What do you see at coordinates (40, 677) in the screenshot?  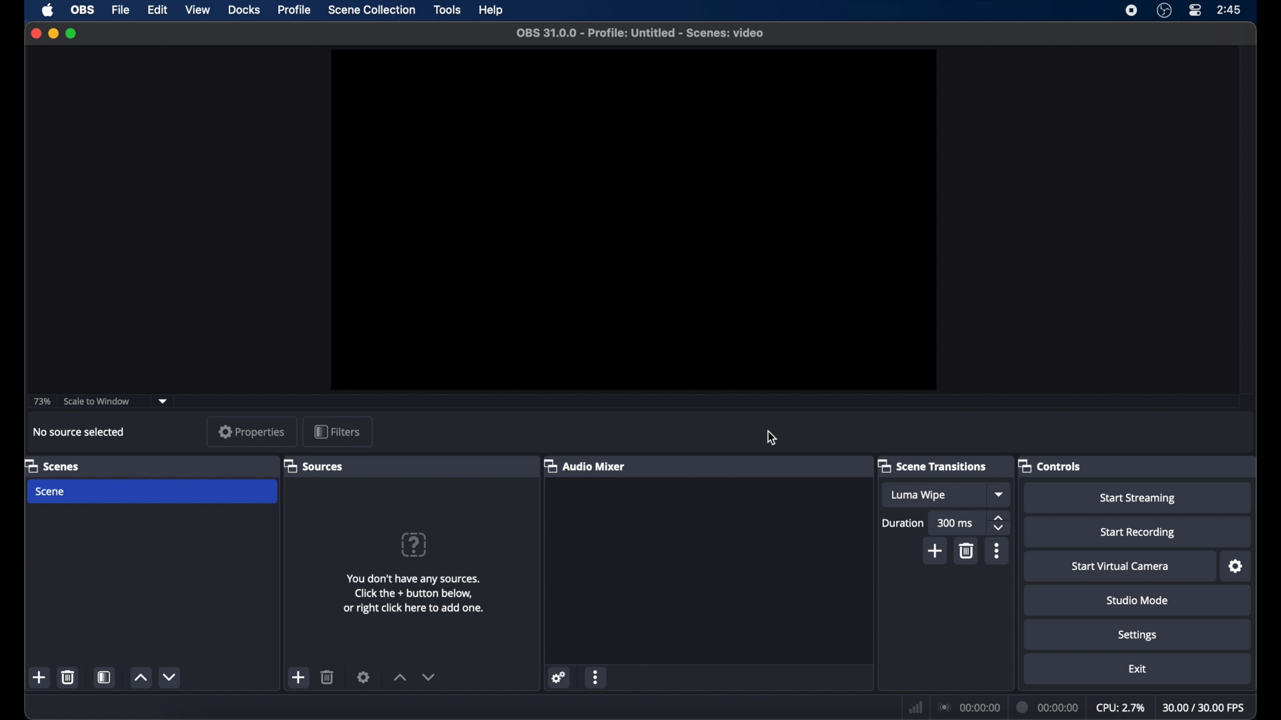 I see `add` at bounding box center [40, 677].